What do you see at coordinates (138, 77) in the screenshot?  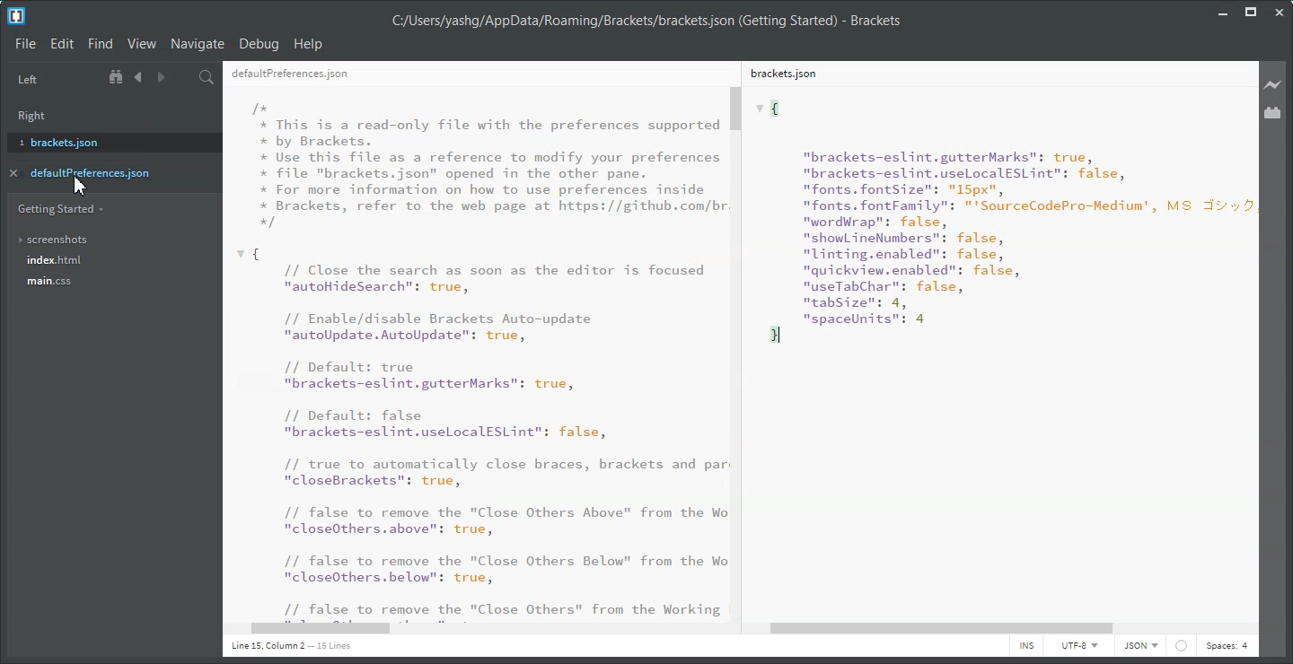 I see `Navigate Backward` at bounding box center [138, 77].